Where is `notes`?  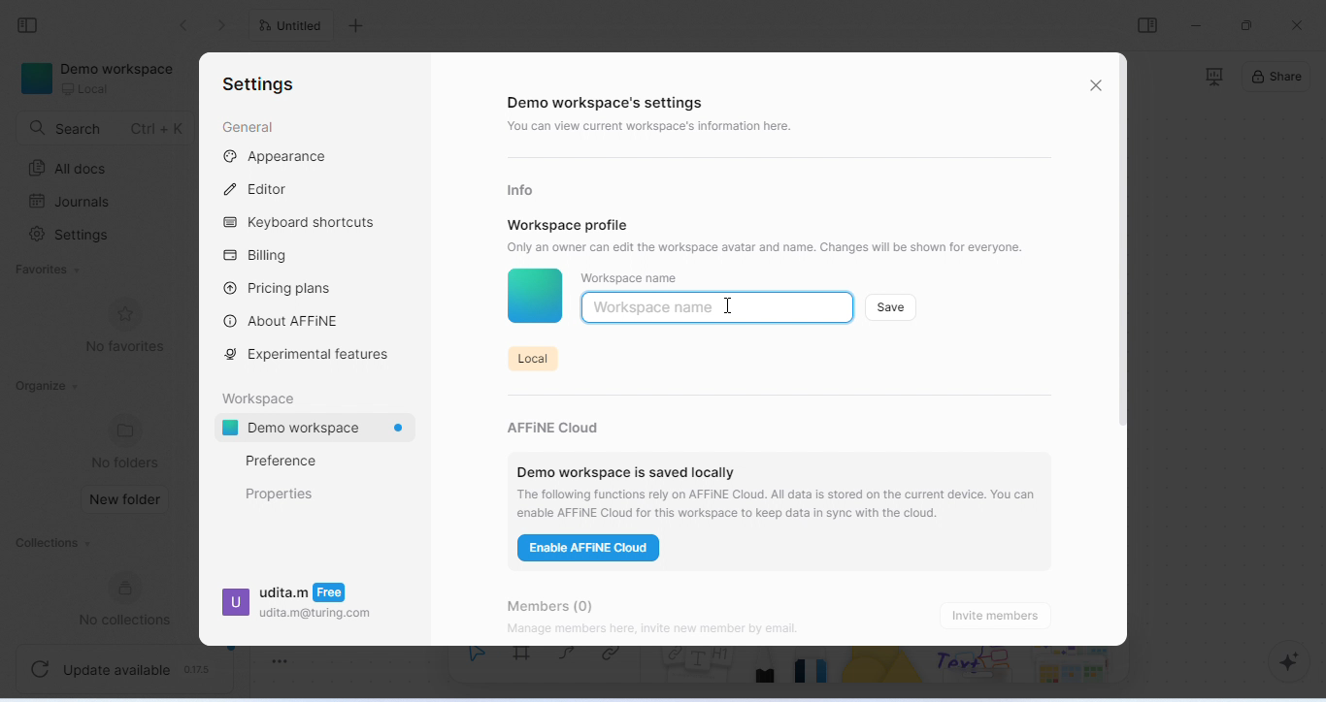 notes is located at coordinates (698, 674).